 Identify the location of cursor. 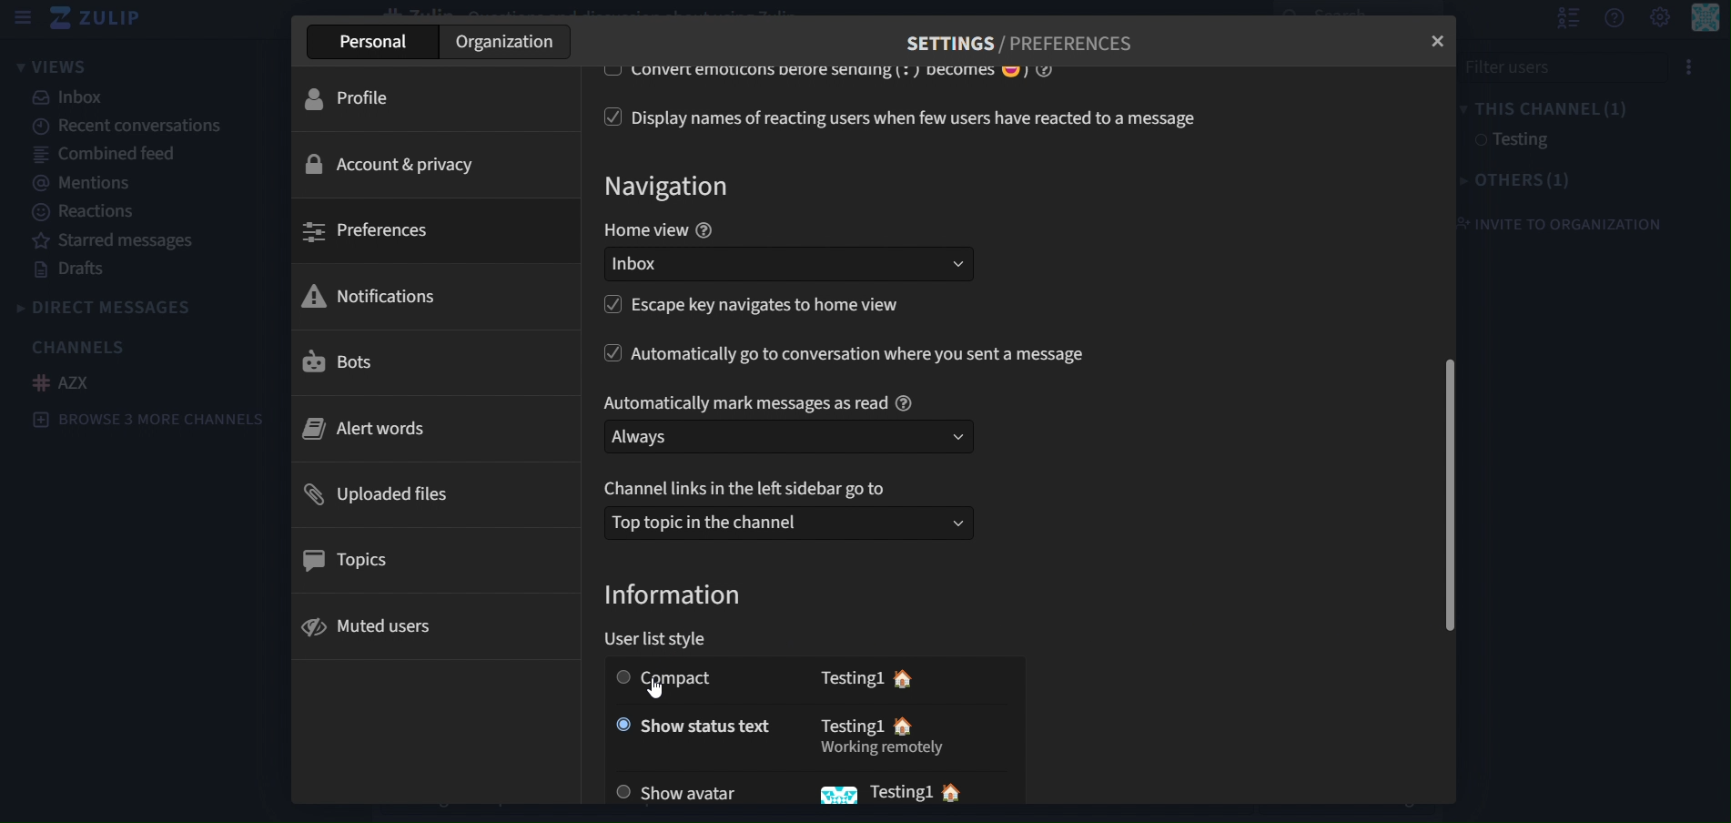
(660, 685).